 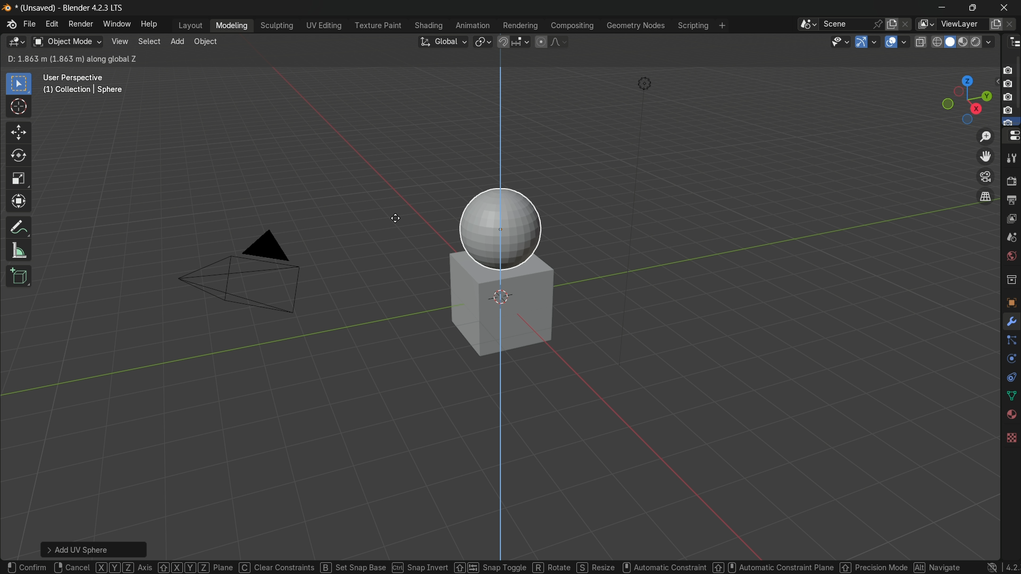 What do you see at coordinates (248, 277) in the screenshot?
I see `camera` at bounding box center [248, 277].